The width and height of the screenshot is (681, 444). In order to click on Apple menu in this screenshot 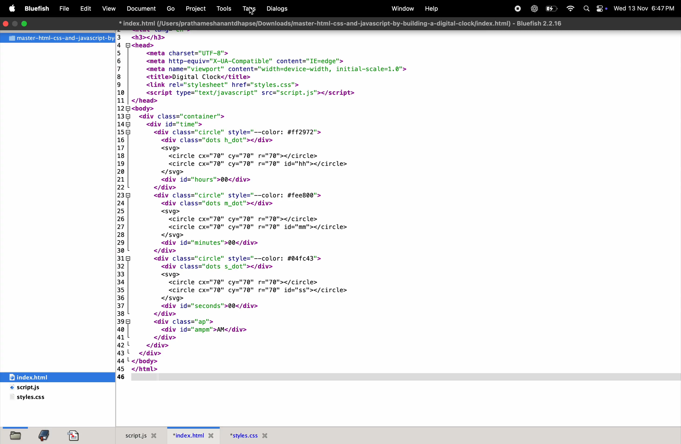, I will do `click(13, 9)`.